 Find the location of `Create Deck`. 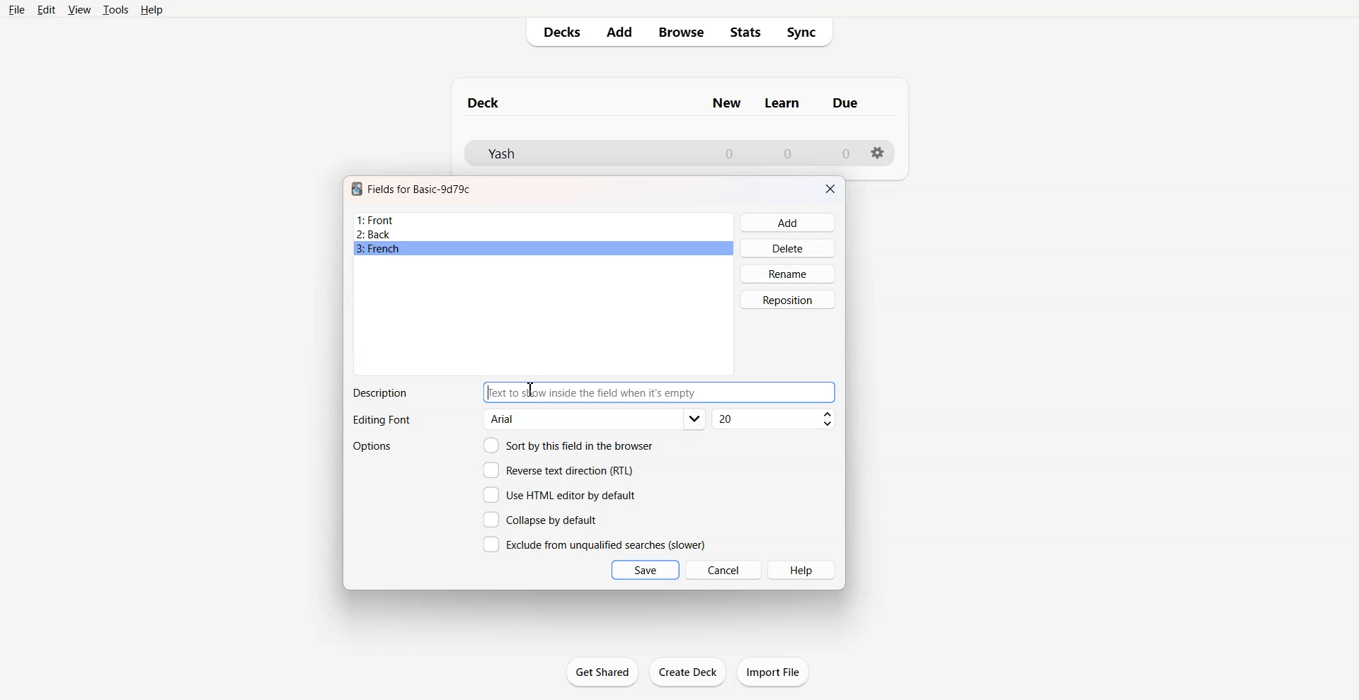

Create Deck is located at coordinates (689, 671).